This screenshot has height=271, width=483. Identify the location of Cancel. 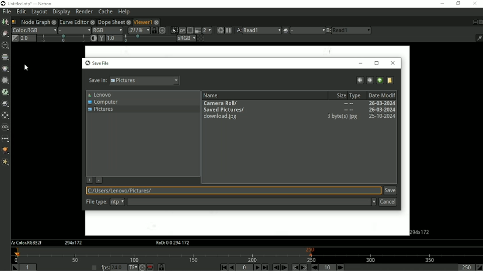
(388, 202).